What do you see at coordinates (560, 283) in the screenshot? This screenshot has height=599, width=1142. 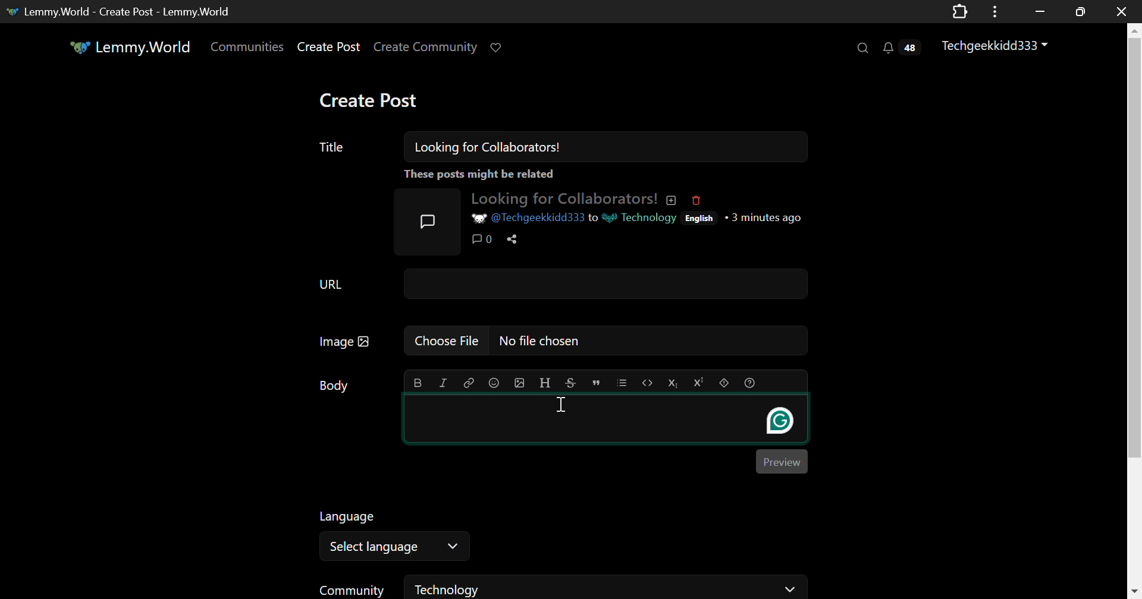 I see `URL` at bounding box center [560, 283].